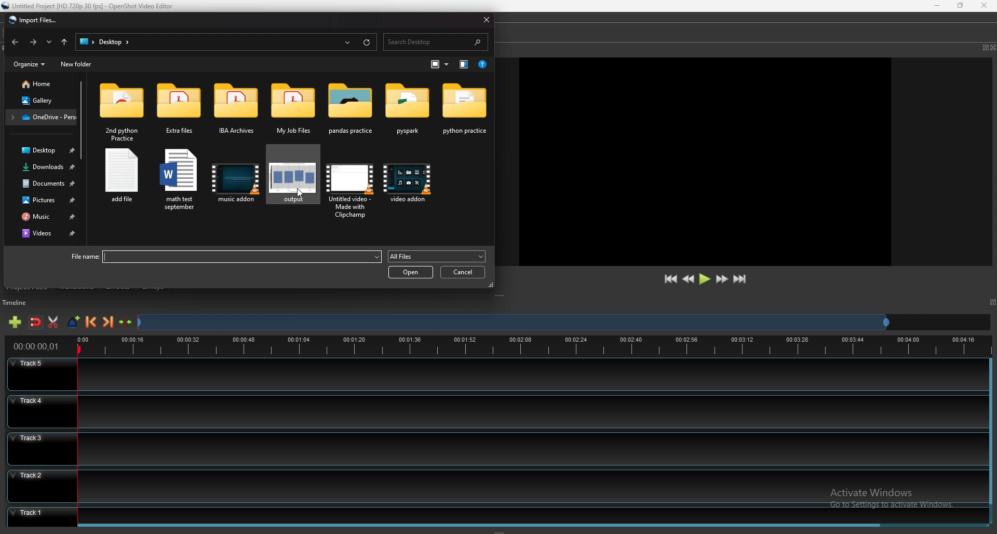 This screenshot has width=997, height=534. What do you see at coordinates (464, 64) in the screenshot?
I see `show preview pane` at bounding box center [464, 64].